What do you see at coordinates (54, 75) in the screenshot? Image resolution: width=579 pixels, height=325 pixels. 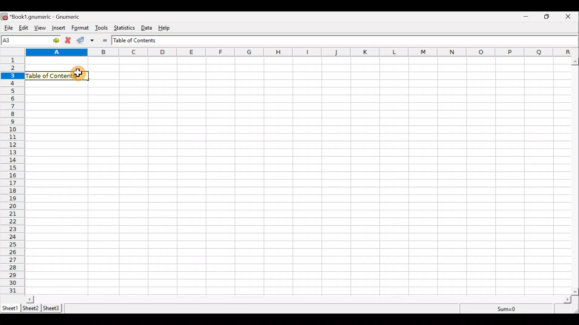 I see `table of content` at bounding box center [54, 75].